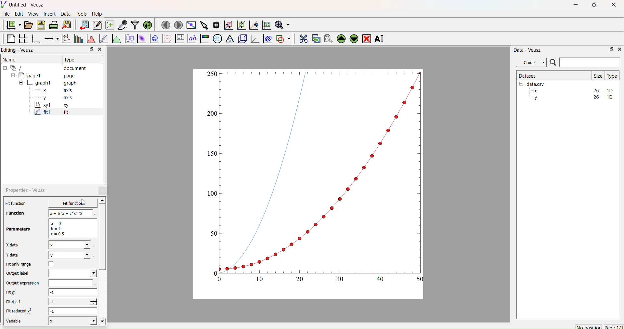  What do you see at coordinates (282, 24) in the screenshot?
I see `Zoom functions menu` at bounding box center [282, 24].